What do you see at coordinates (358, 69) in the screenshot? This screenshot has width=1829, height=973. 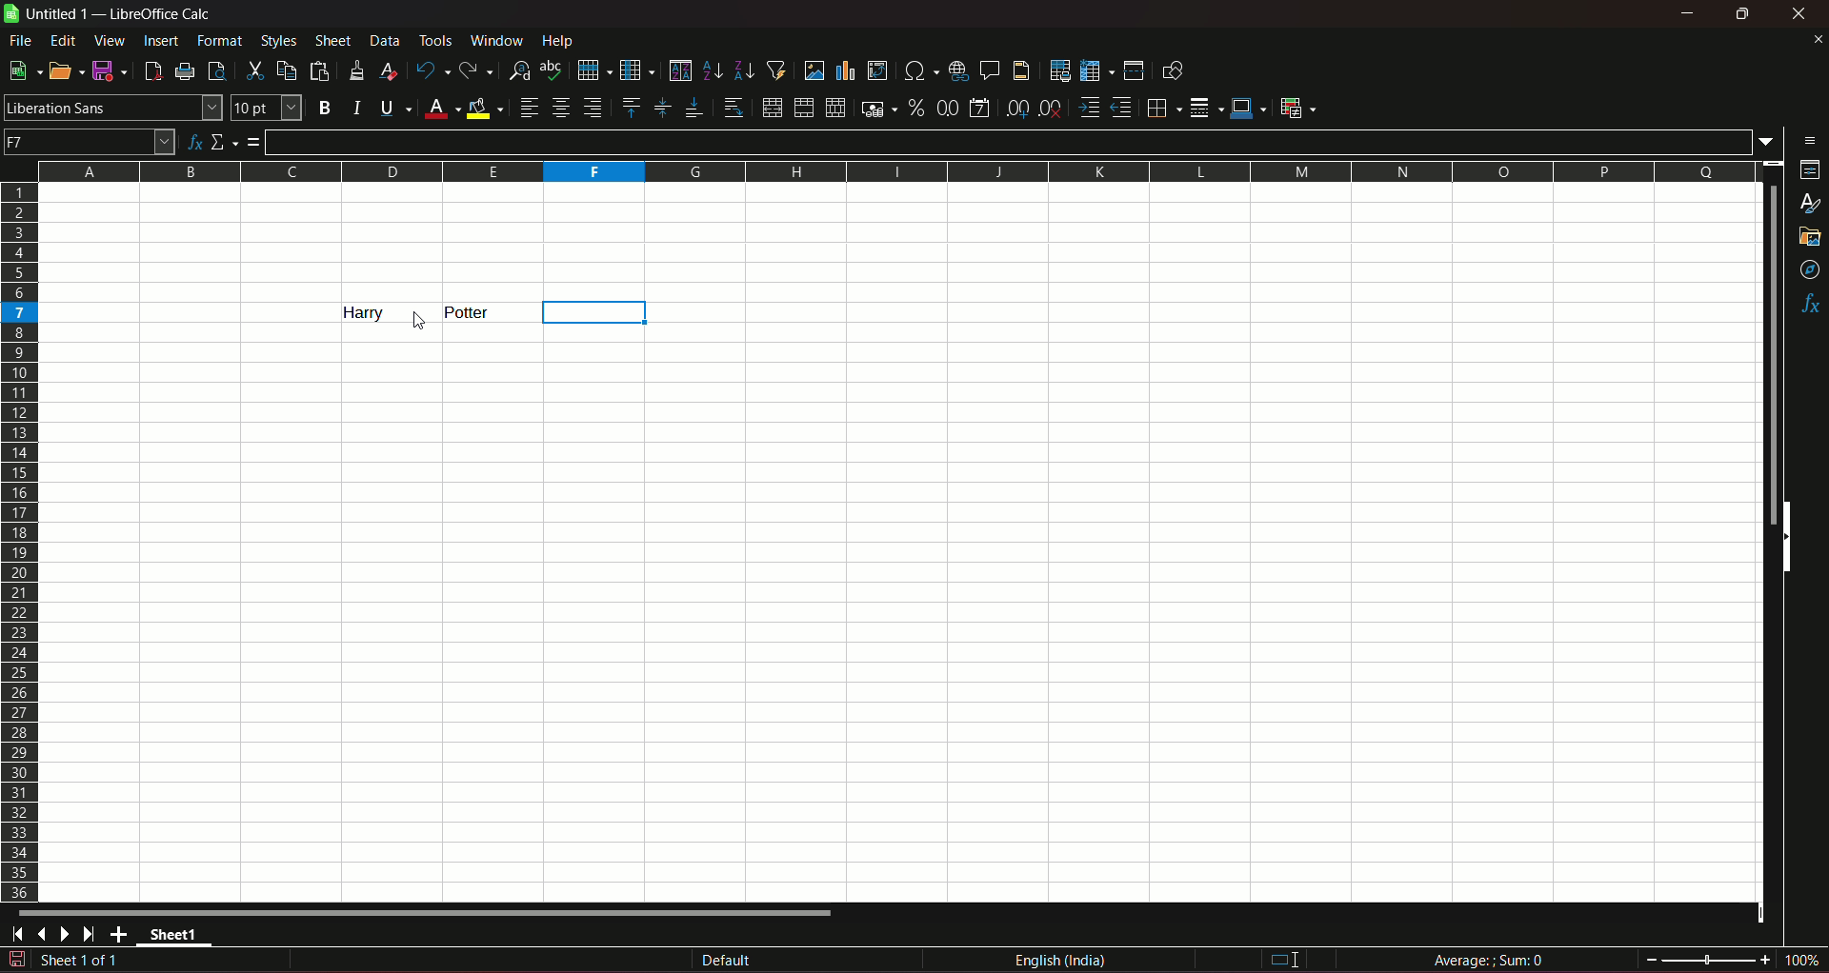 I see `clone formatting` at bounding box center [358, 69].